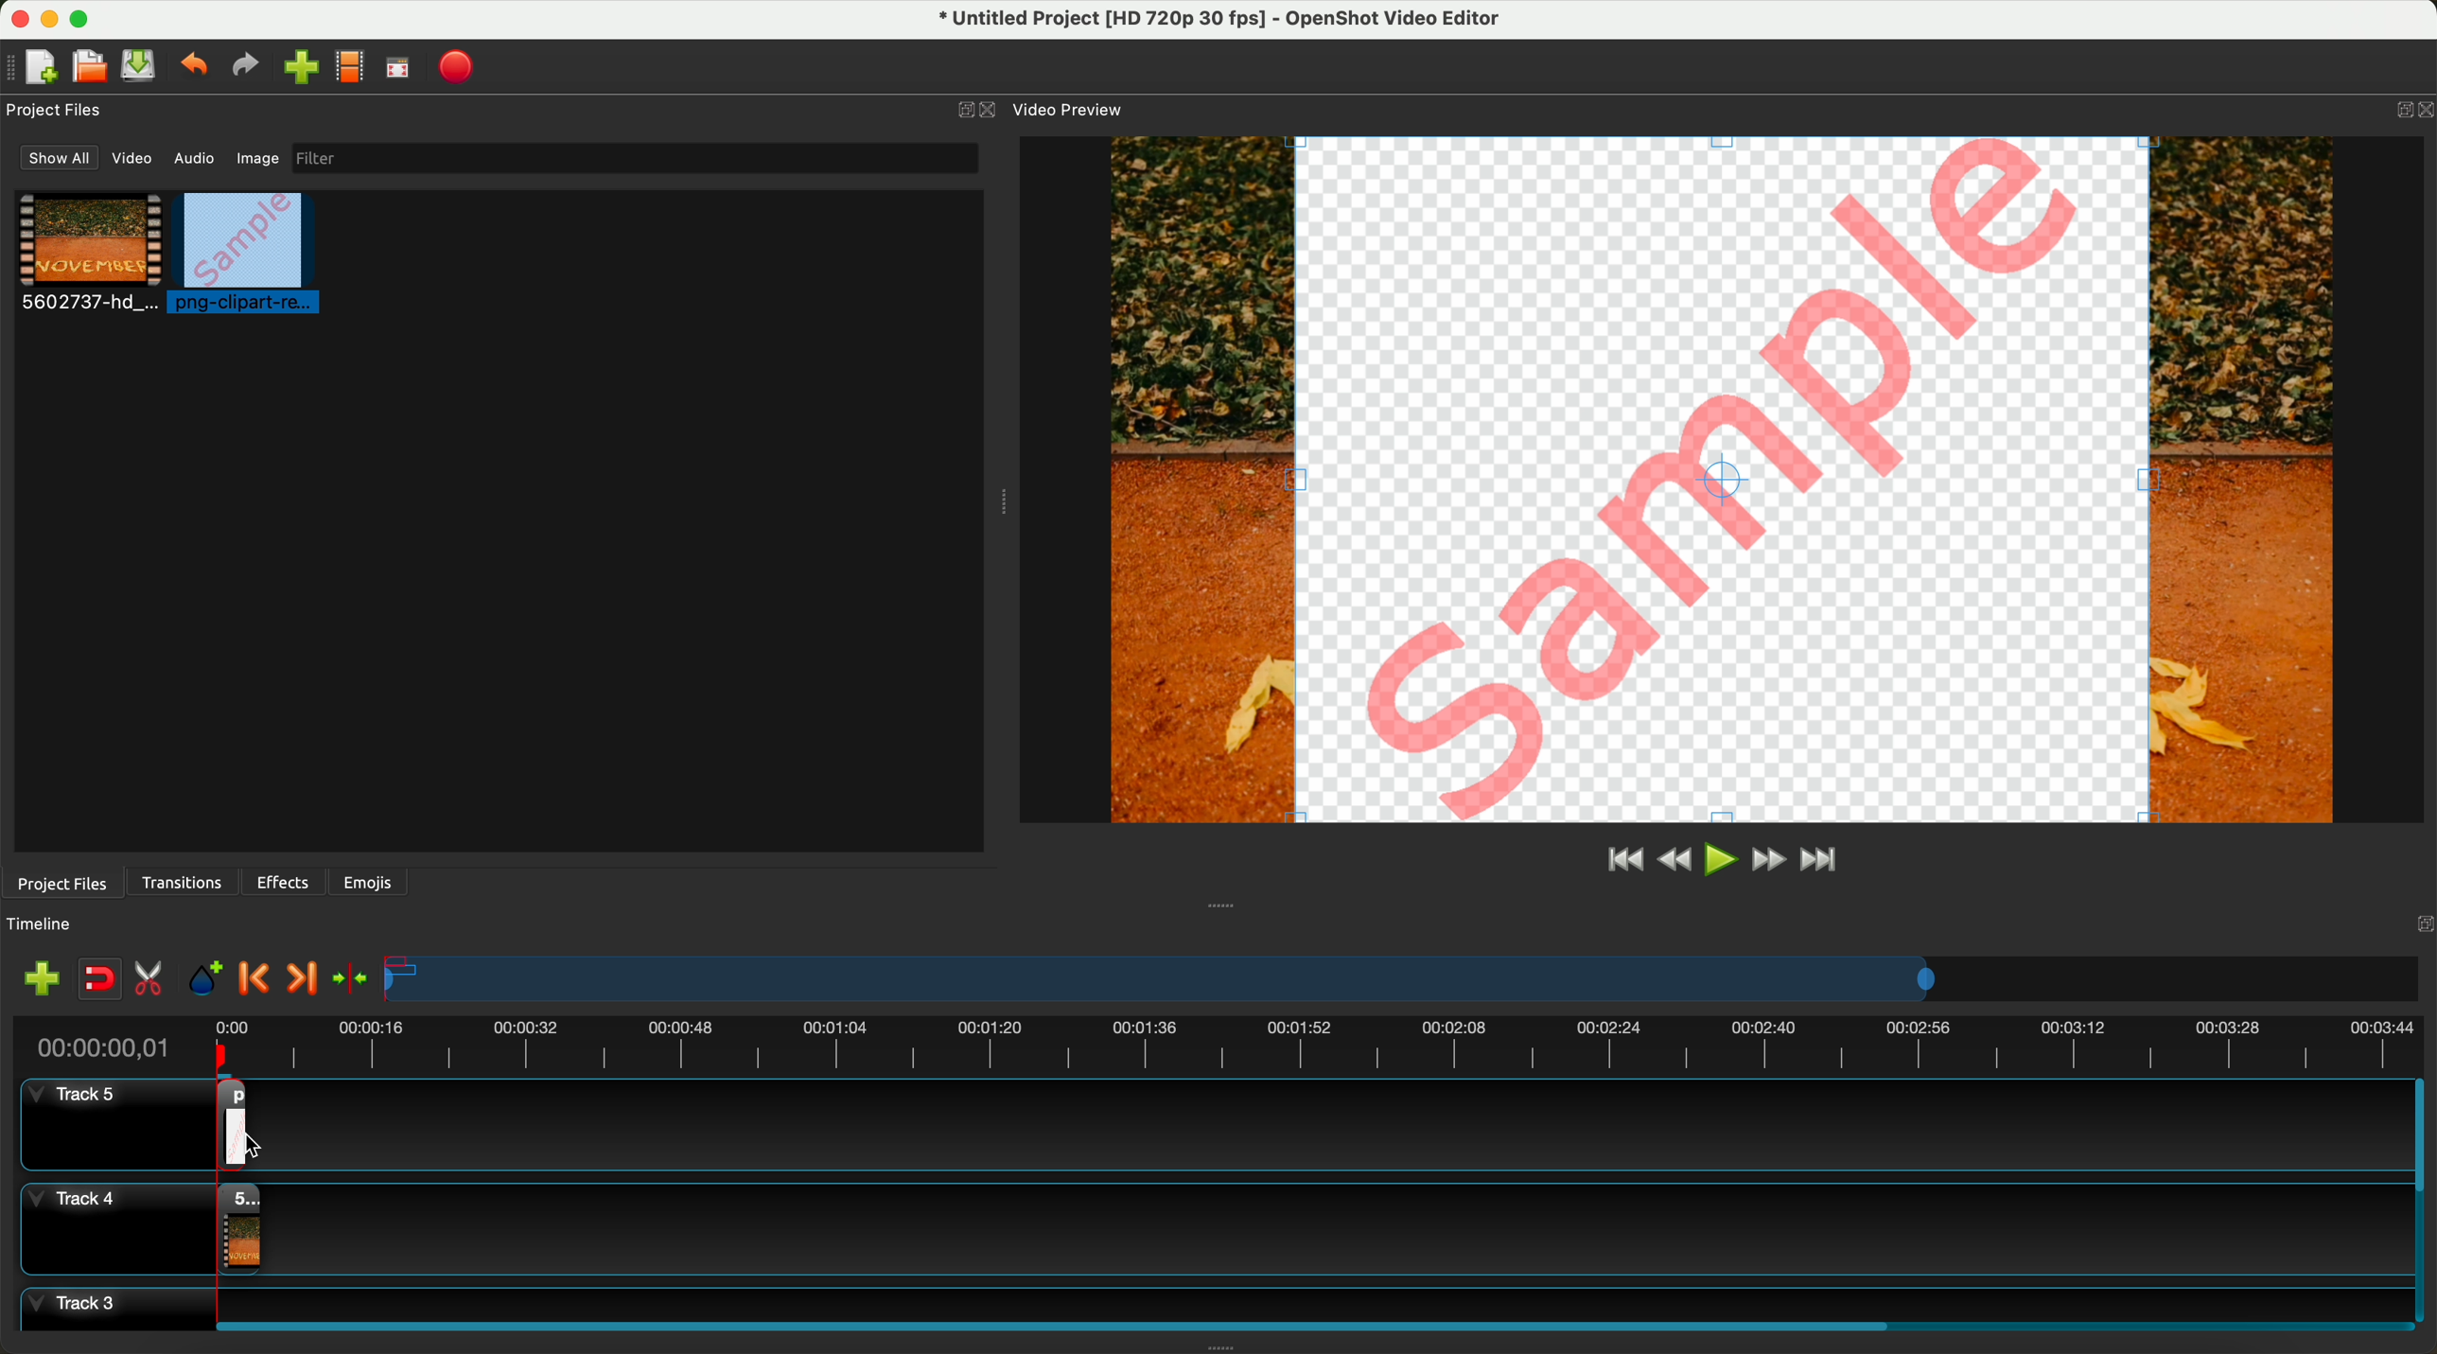 This screenshot has width=2437, height=1354. Describe the element at coordinates (355, 70) in the screenshot. I see `choose profile` at that location.